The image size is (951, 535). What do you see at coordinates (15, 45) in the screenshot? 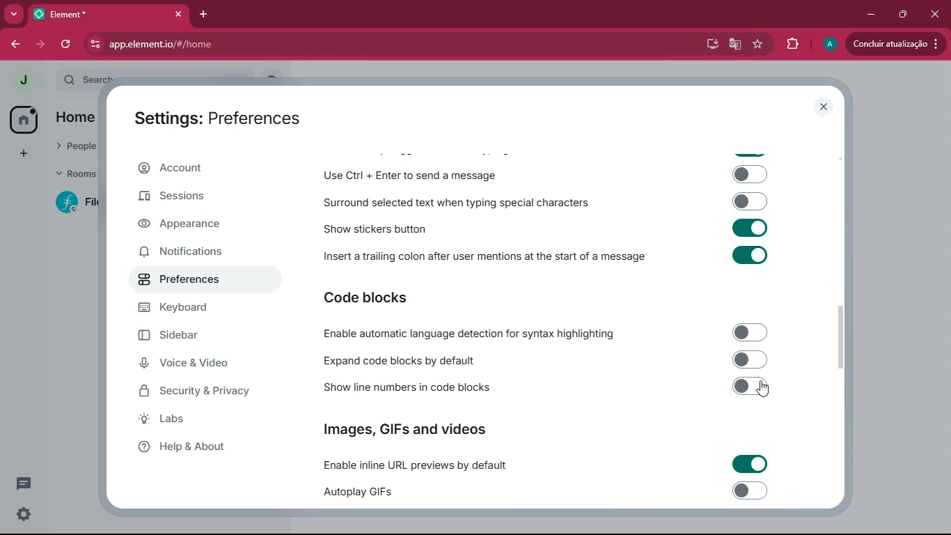
I see `back` at bounding box center [15, 45].